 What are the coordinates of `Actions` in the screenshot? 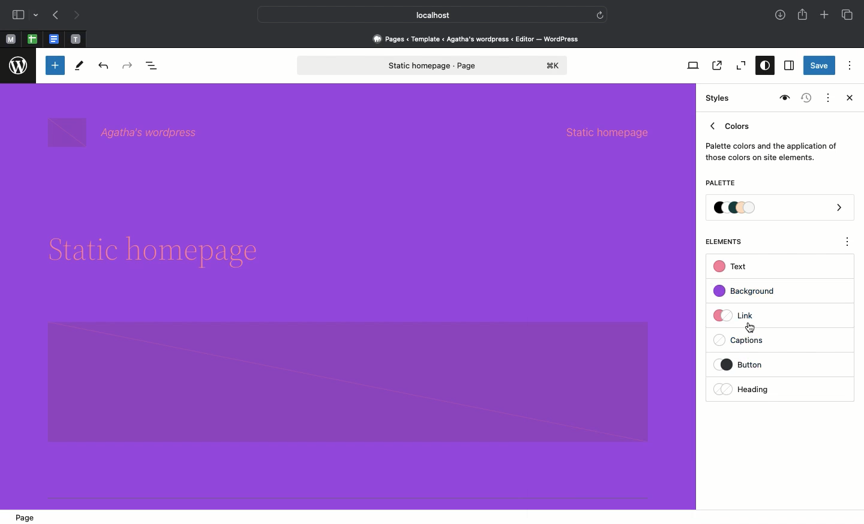 It's located at (827, 97).